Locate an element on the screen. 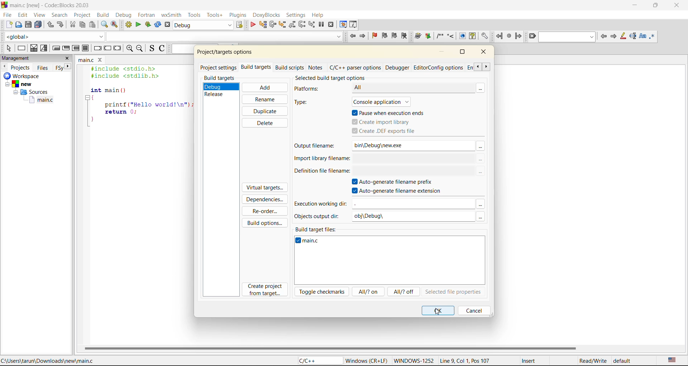 This screenshot has width=688, height=366. output filename is located at coordinates (317, 146).